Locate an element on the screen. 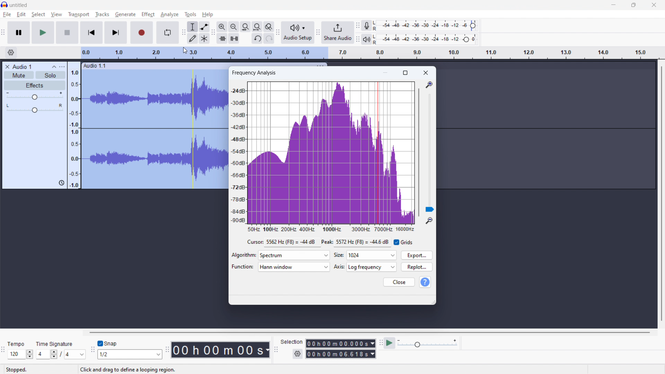  amplitude is located at coordinates (74, 125).